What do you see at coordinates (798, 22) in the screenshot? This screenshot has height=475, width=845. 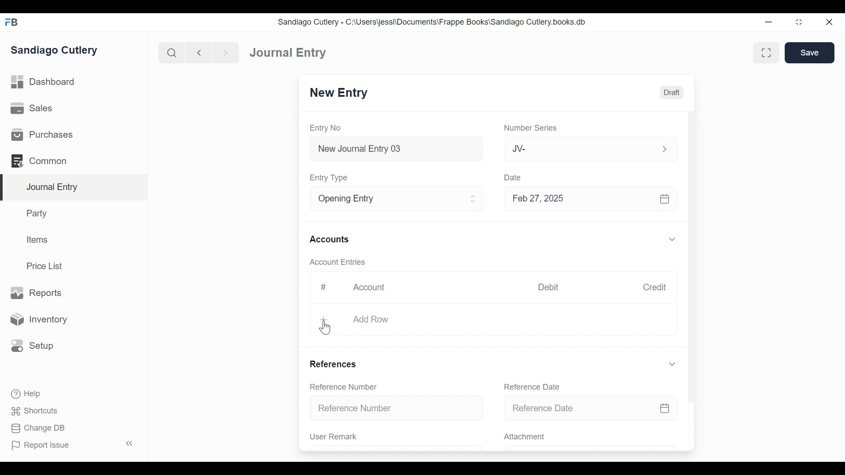 I see `Restore` at bounding box center [798, 22].